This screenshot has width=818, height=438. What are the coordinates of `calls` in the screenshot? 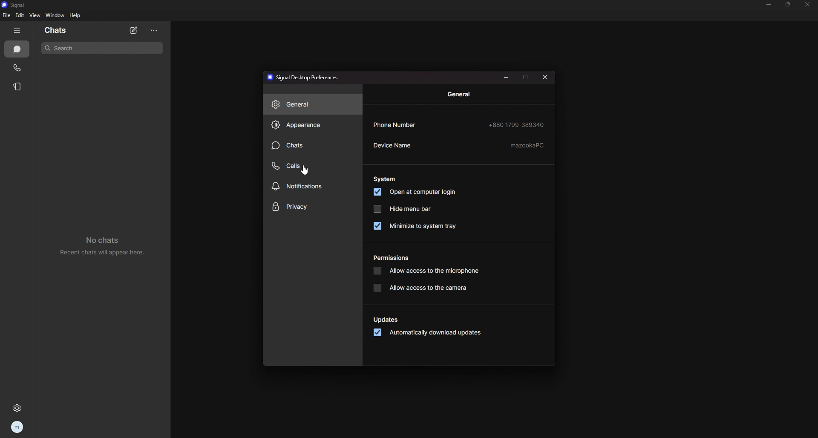 It's located at (17, 68).